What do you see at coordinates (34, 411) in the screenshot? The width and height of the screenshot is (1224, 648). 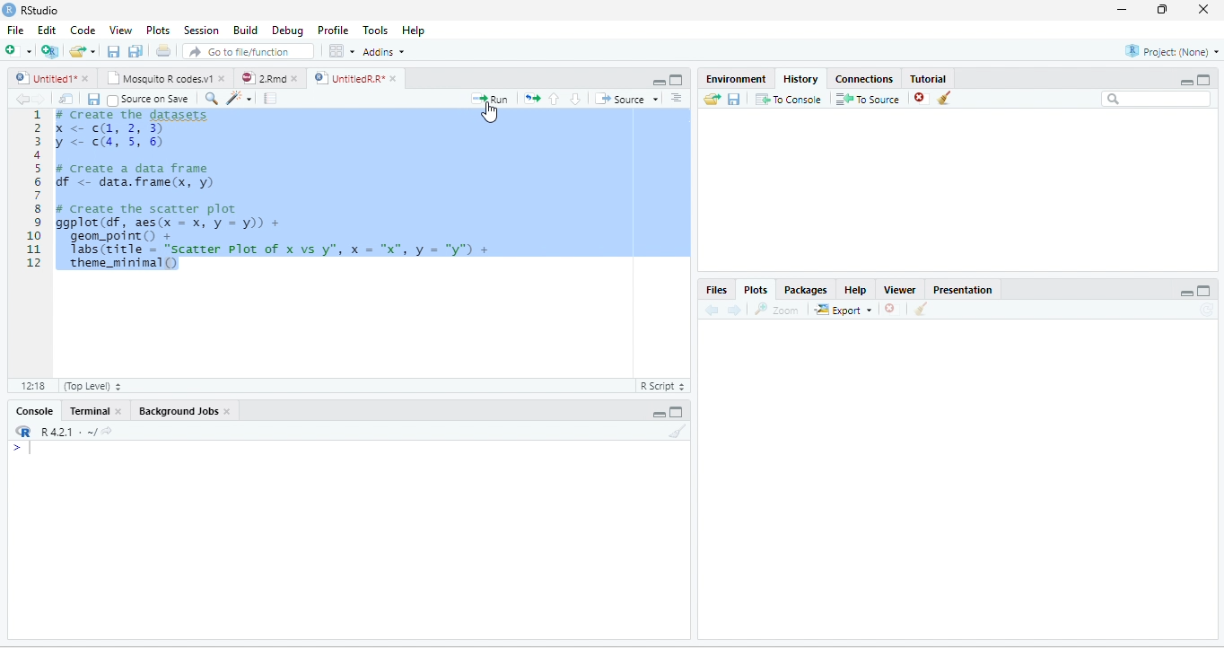 I see `Console` at bounding box center [34, 411].